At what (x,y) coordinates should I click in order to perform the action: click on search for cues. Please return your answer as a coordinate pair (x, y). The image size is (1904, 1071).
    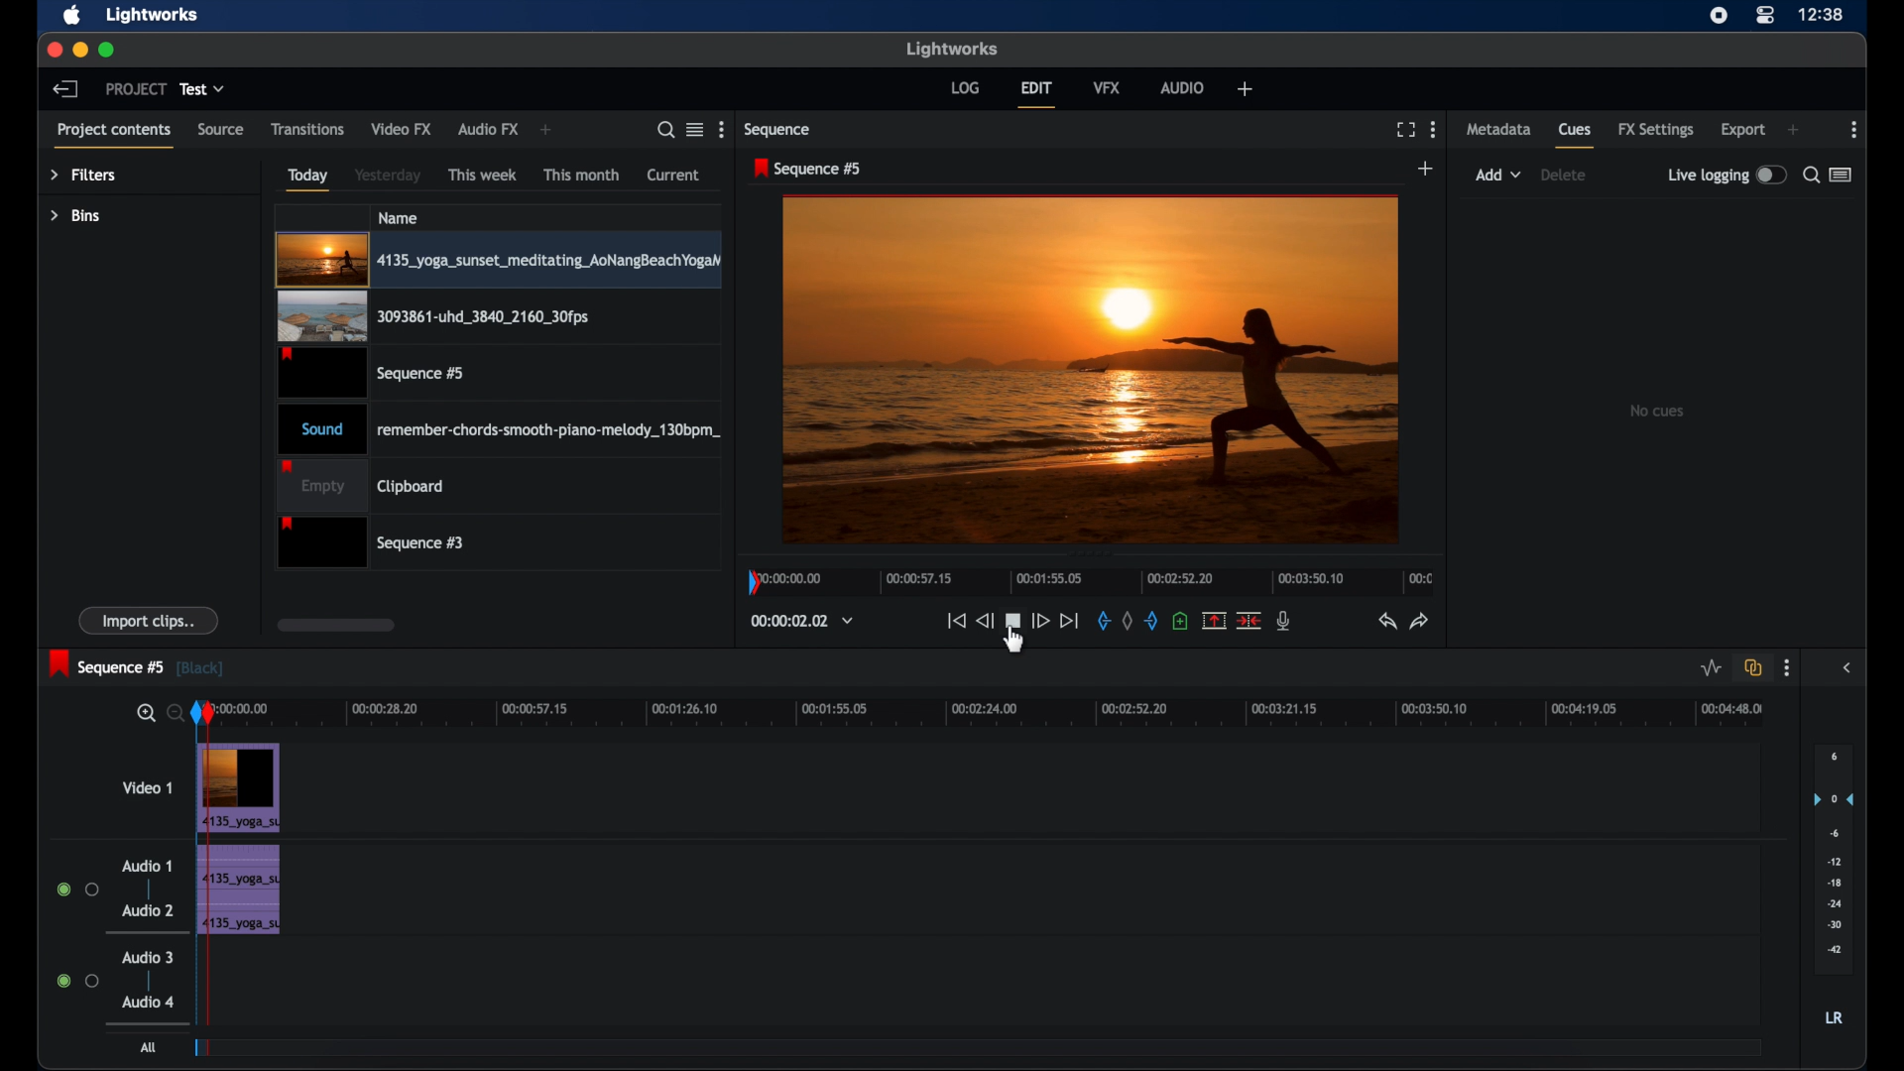
    Looking at the image, I should click on (1810, 174).